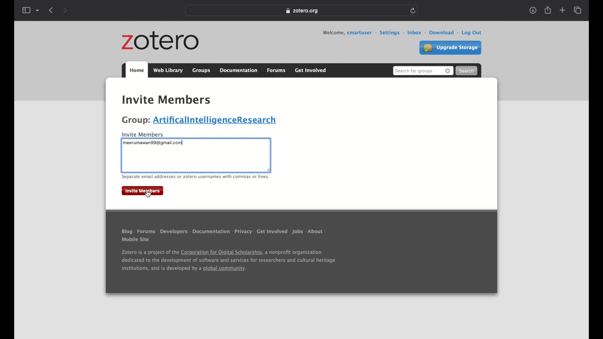 This screenshot has height=339, width=603. Describe the element at coordinates (417, 33) in the screenshot. I see `inbox` at that location.